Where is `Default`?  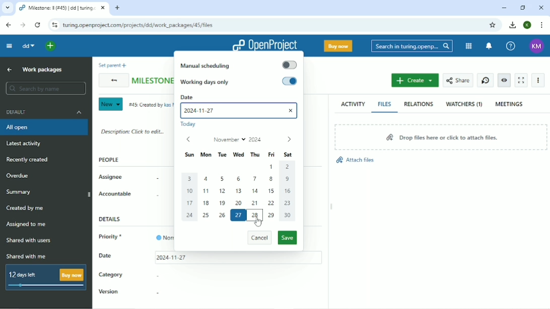 Default is located at coordinates (46, 112).